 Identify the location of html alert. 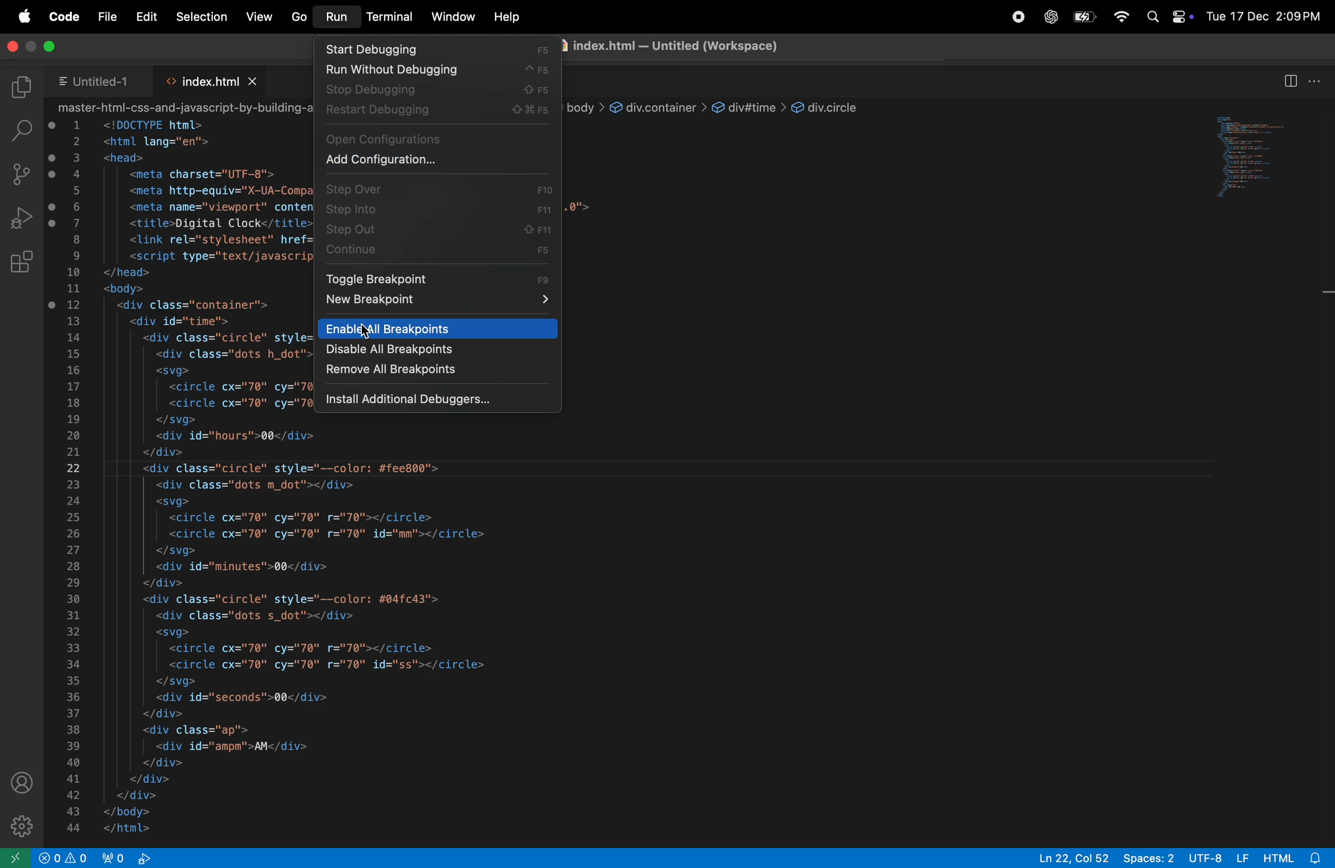
(1296, 857).